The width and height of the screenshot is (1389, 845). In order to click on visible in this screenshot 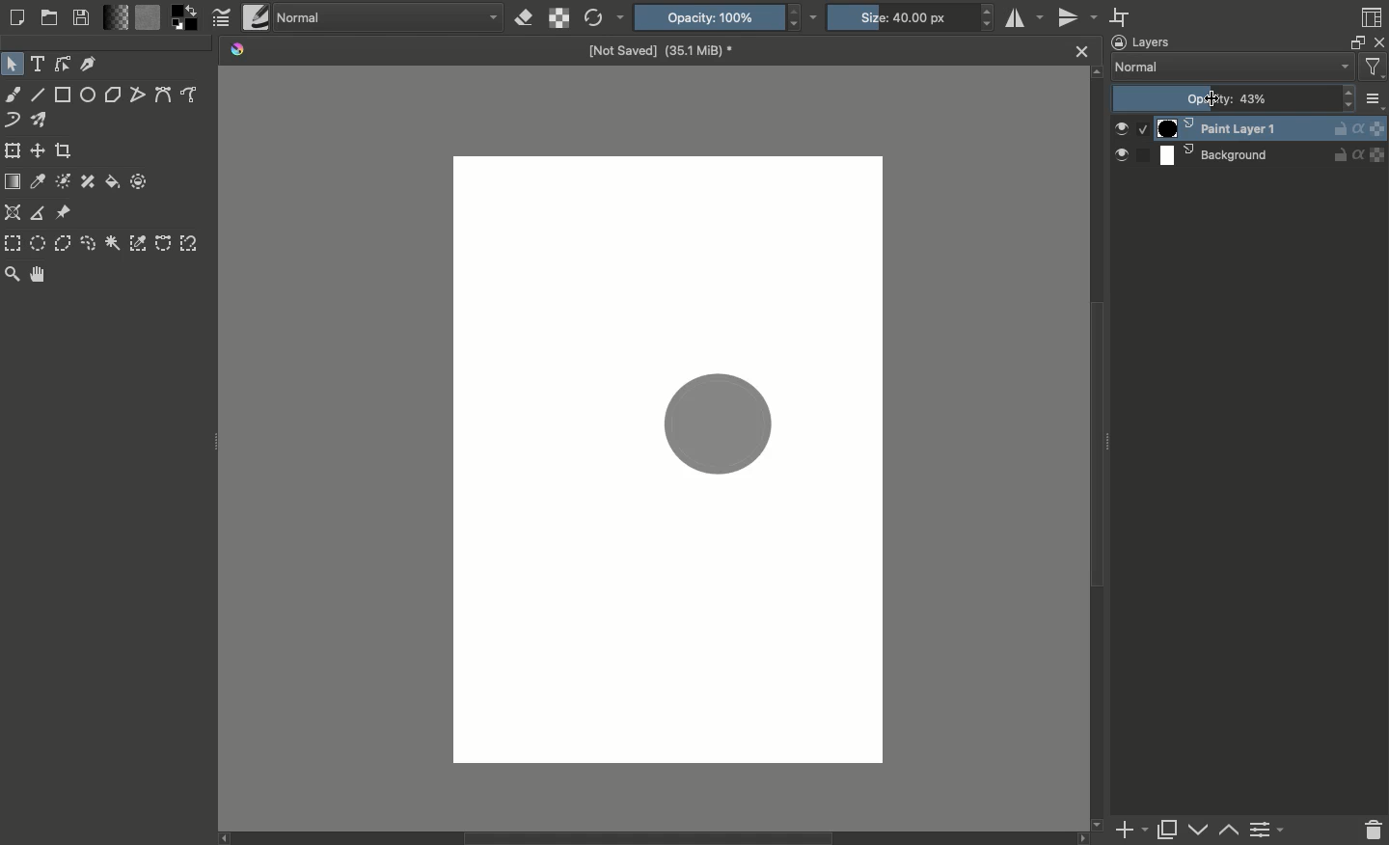, I will do `click(1122, 155)`.